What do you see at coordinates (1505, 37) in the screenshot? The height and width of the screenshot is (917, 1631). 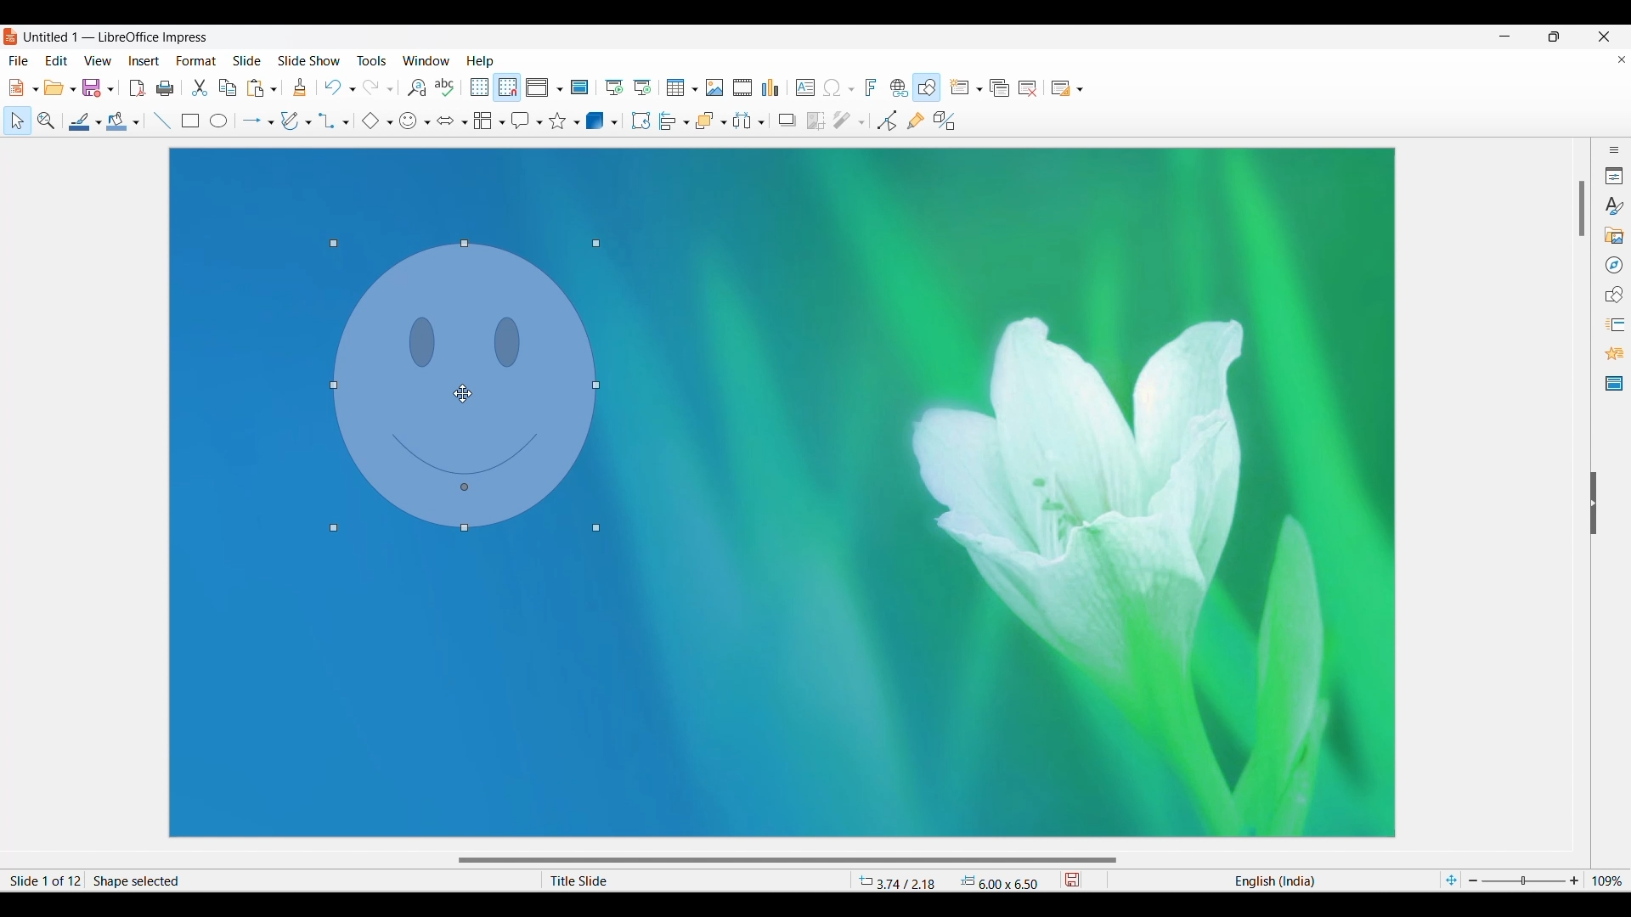 I see `Minimize` at bounding box center [1505, 37].